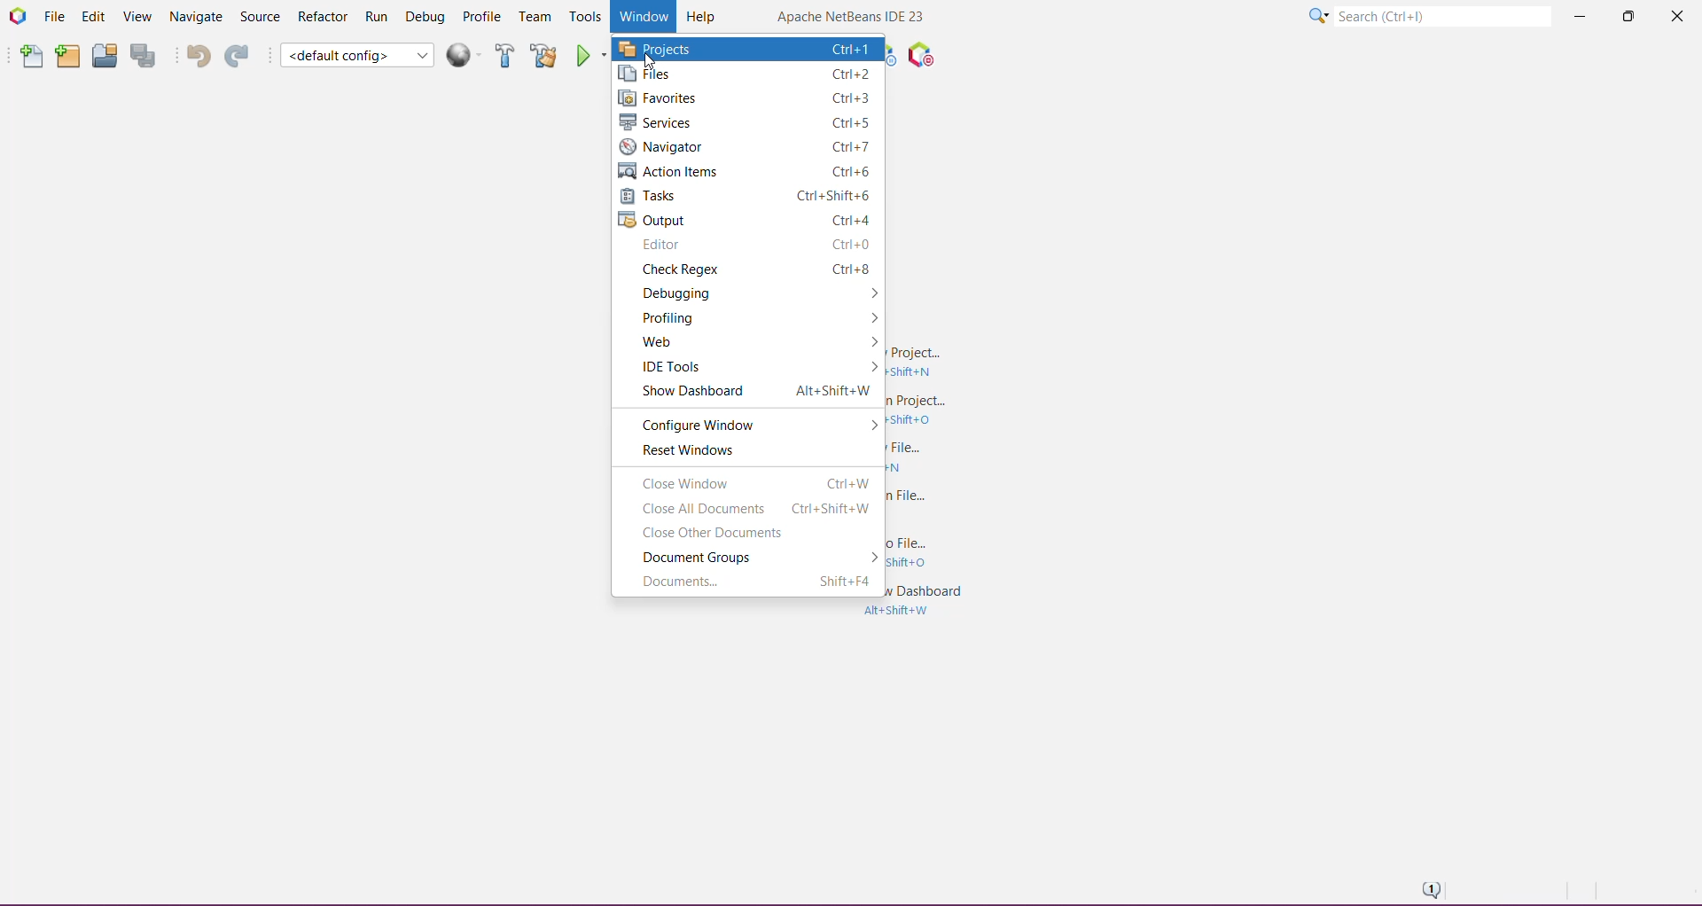  What do you see at coordinates (1626, 16) in the screenshot?
I see `Restore Down` at bounding box center [1626, 16].